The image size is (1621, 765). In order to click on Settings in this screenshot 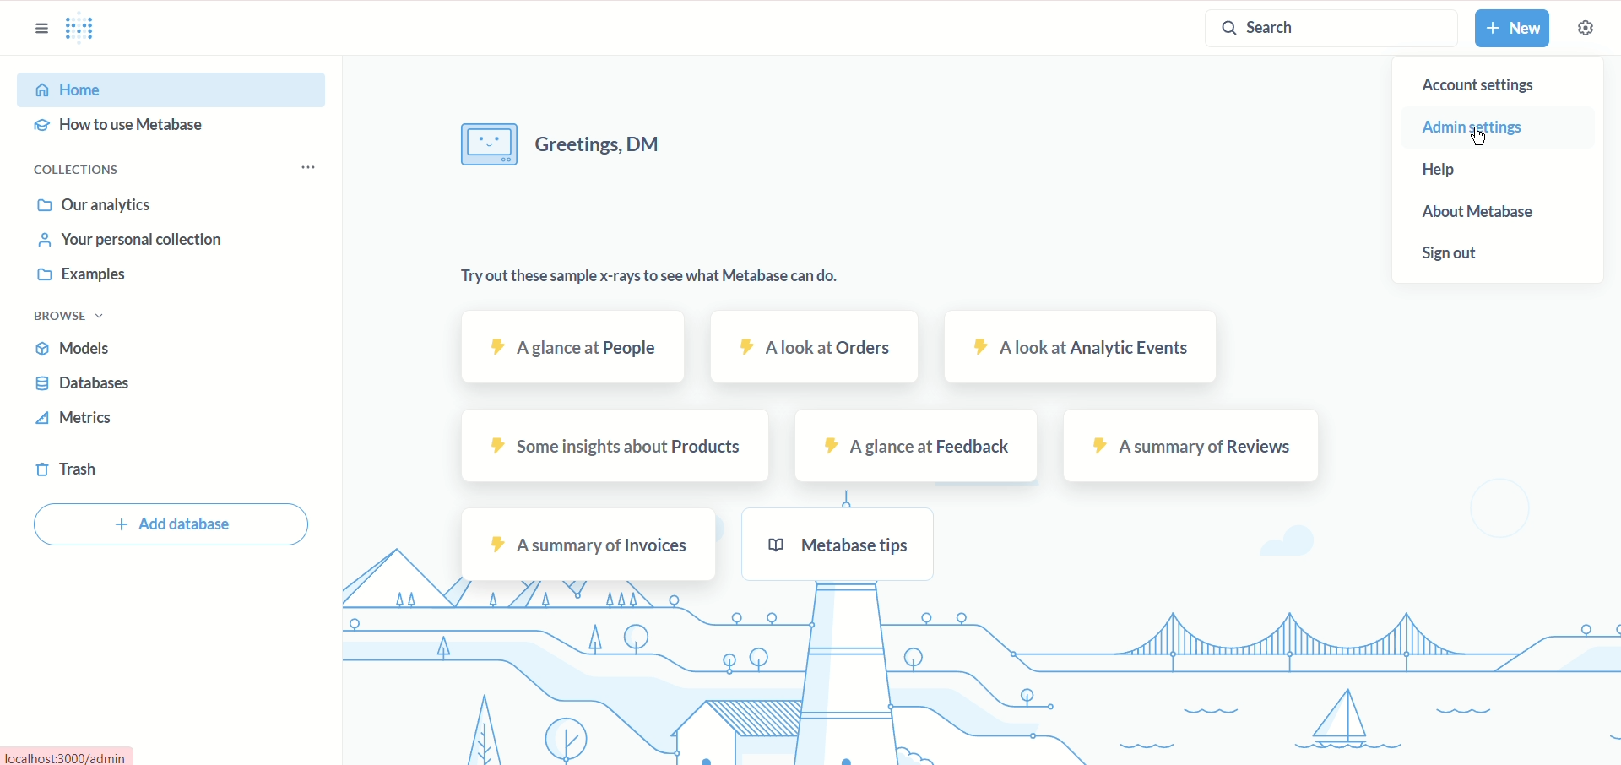, I will do `click(1585, 28)`.